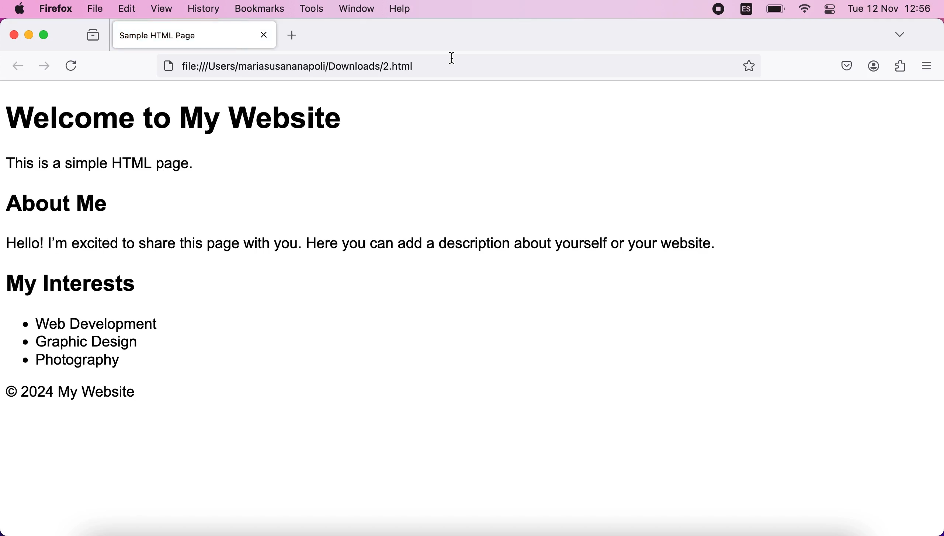  What do you see at coordinates (471, 66) in the screenshot?
I see `file:///Users/mariasusananapoli/Downloads/2.html` at bounding box center [471, 66].